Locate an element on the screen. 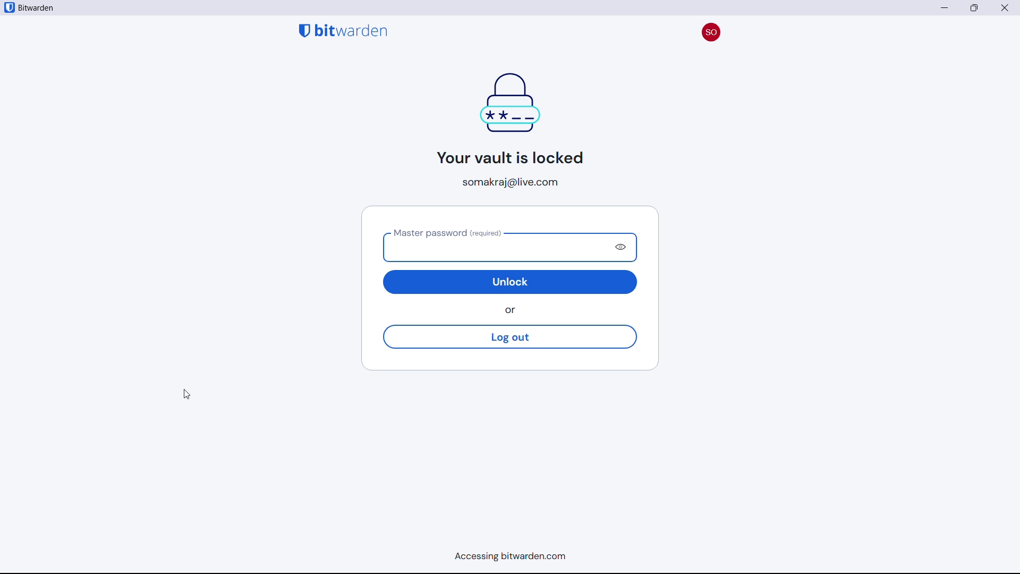 The width and height of the screenshot is (1020, 574). Enter master password  is located at coordinates (494, 247).